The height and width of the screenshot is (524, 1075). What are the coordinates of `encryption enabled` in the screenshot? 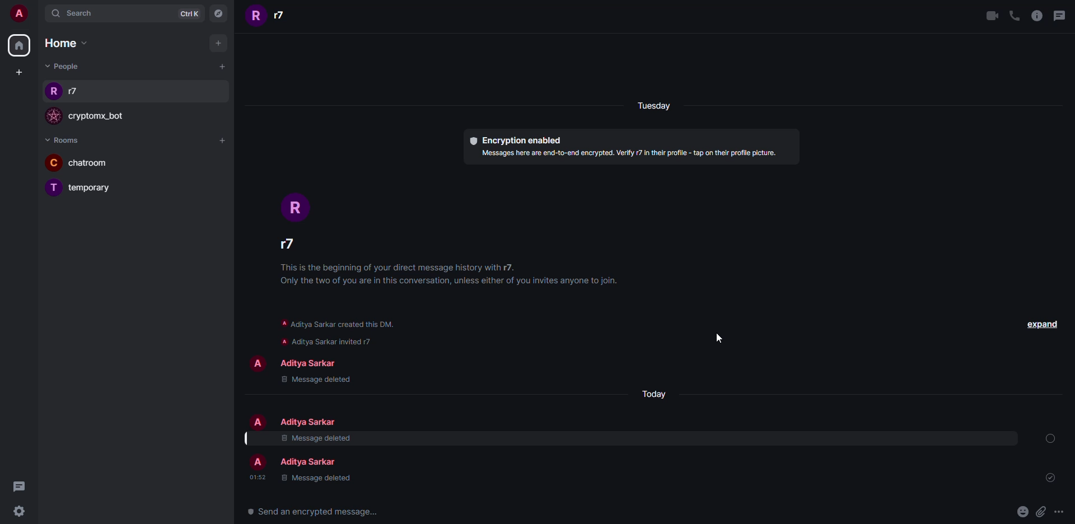 It's located at (514, 139).